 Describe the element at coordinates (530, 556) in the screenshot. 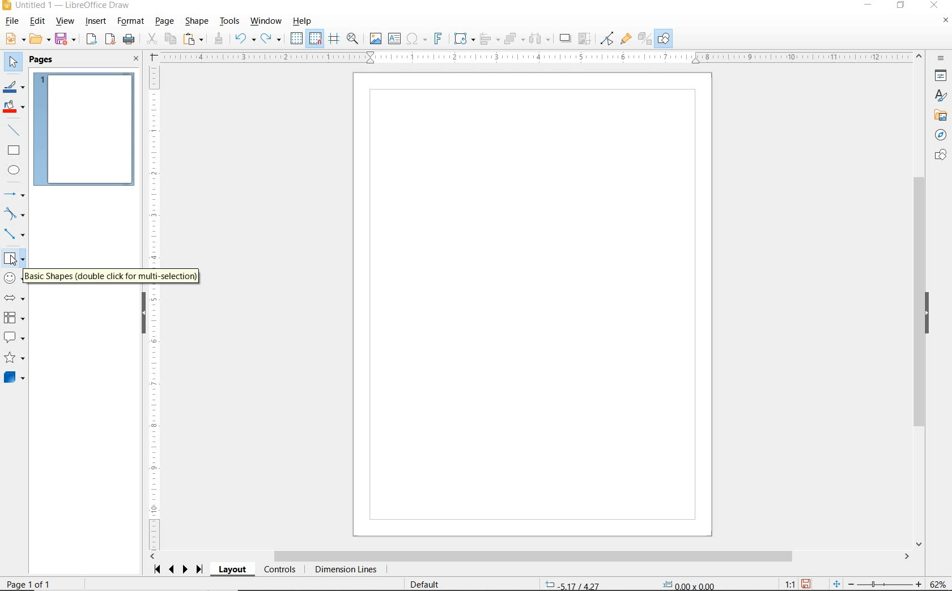

I see `SCROLLBAR` at that location.